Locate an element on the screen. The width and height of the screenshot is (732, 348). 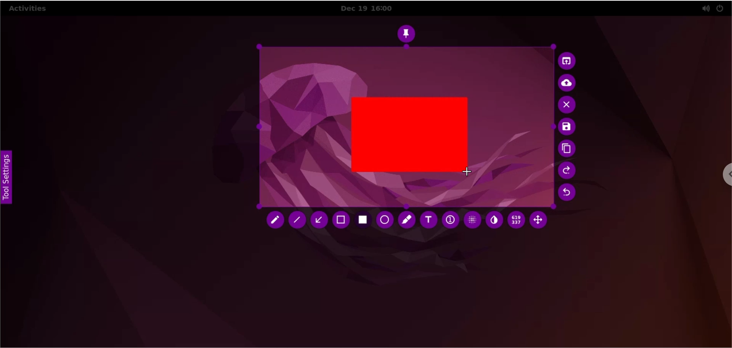
rectangle tool is located at coordinates (363, 220).